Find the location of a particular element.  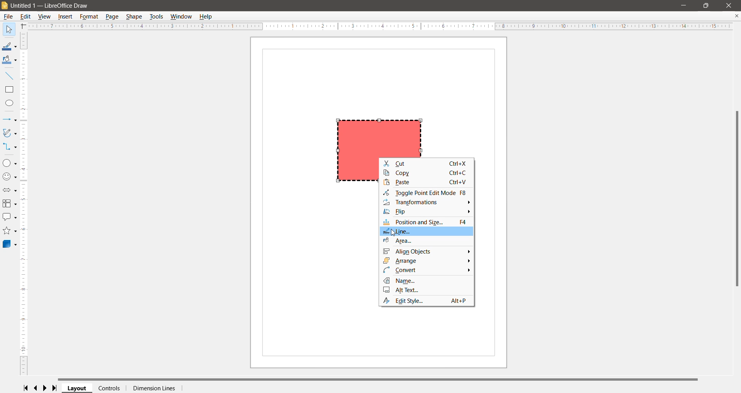

Paste is located at coordinates (425, 182).